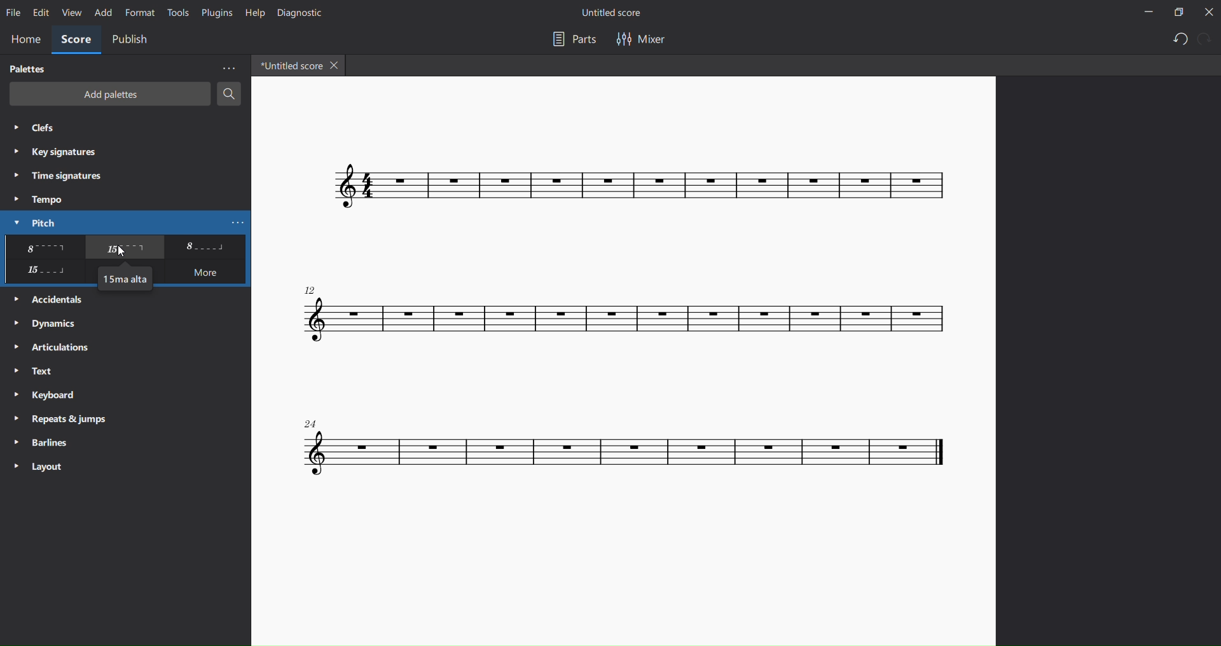  What do you see at coordinates (1178, 39) in the screenshot?
I see `undo` at bounding box center [1178, 39].